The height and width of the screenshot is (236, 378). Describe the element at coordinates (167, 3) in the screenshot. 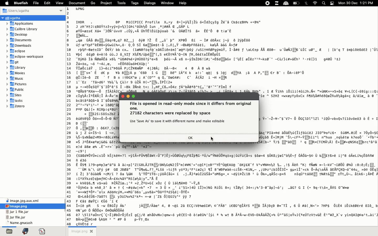

I see `window ` at that location.